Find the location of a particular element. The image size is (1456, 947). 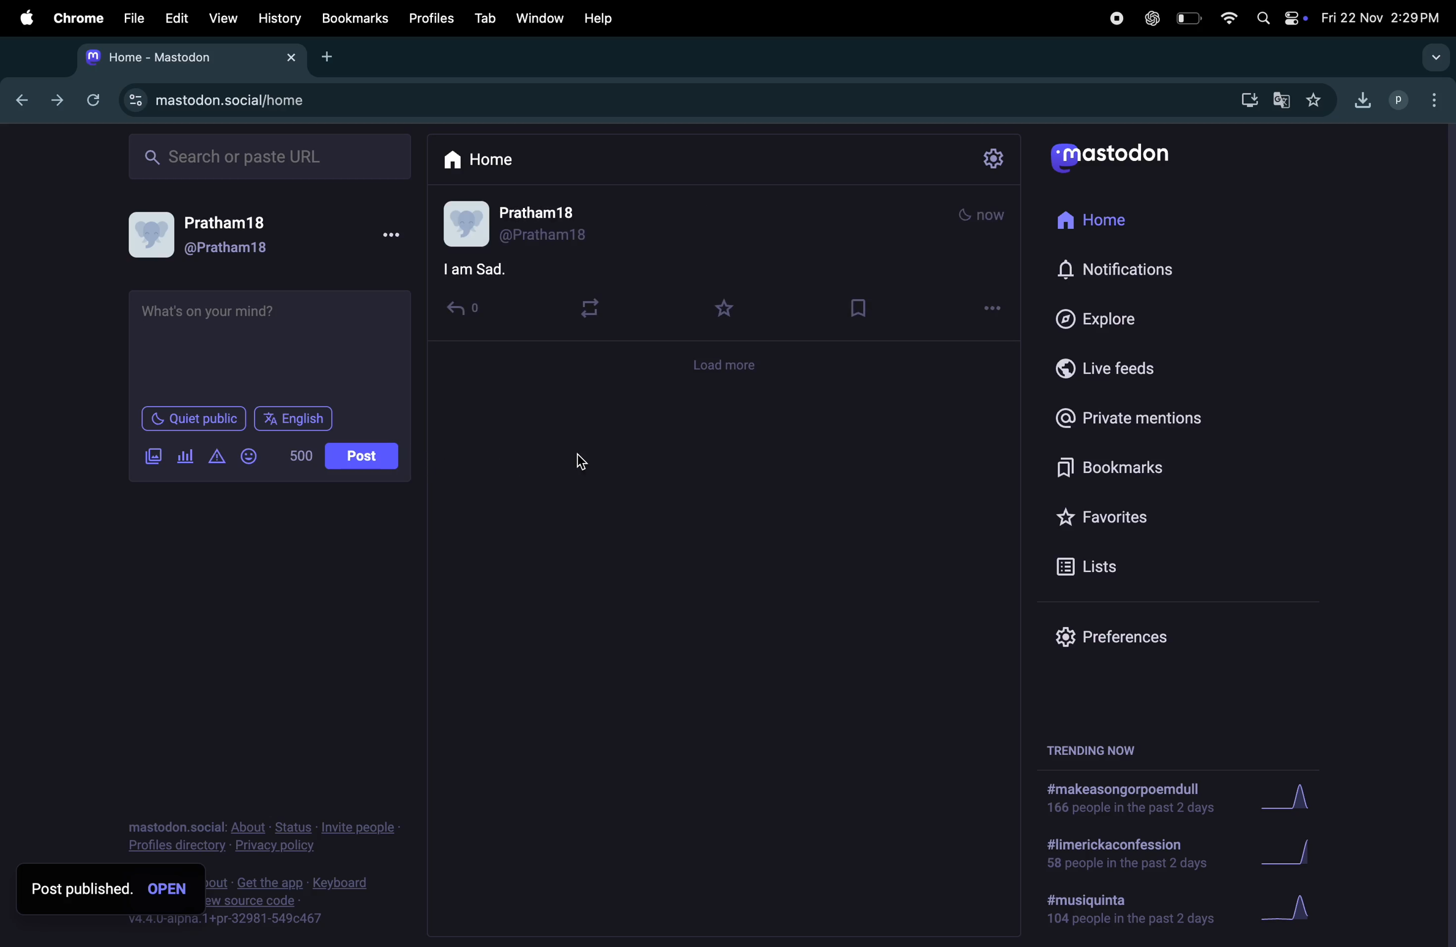

hashtags is located at coordinates (1133, 913).